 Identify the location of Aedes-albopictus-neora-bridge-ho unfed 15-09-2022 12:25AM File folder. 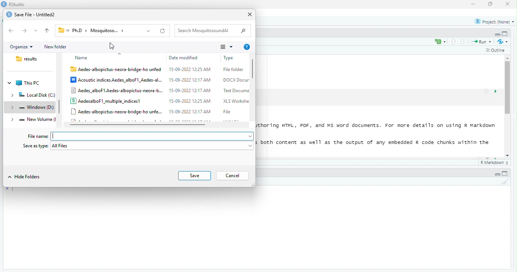
(157, 70).